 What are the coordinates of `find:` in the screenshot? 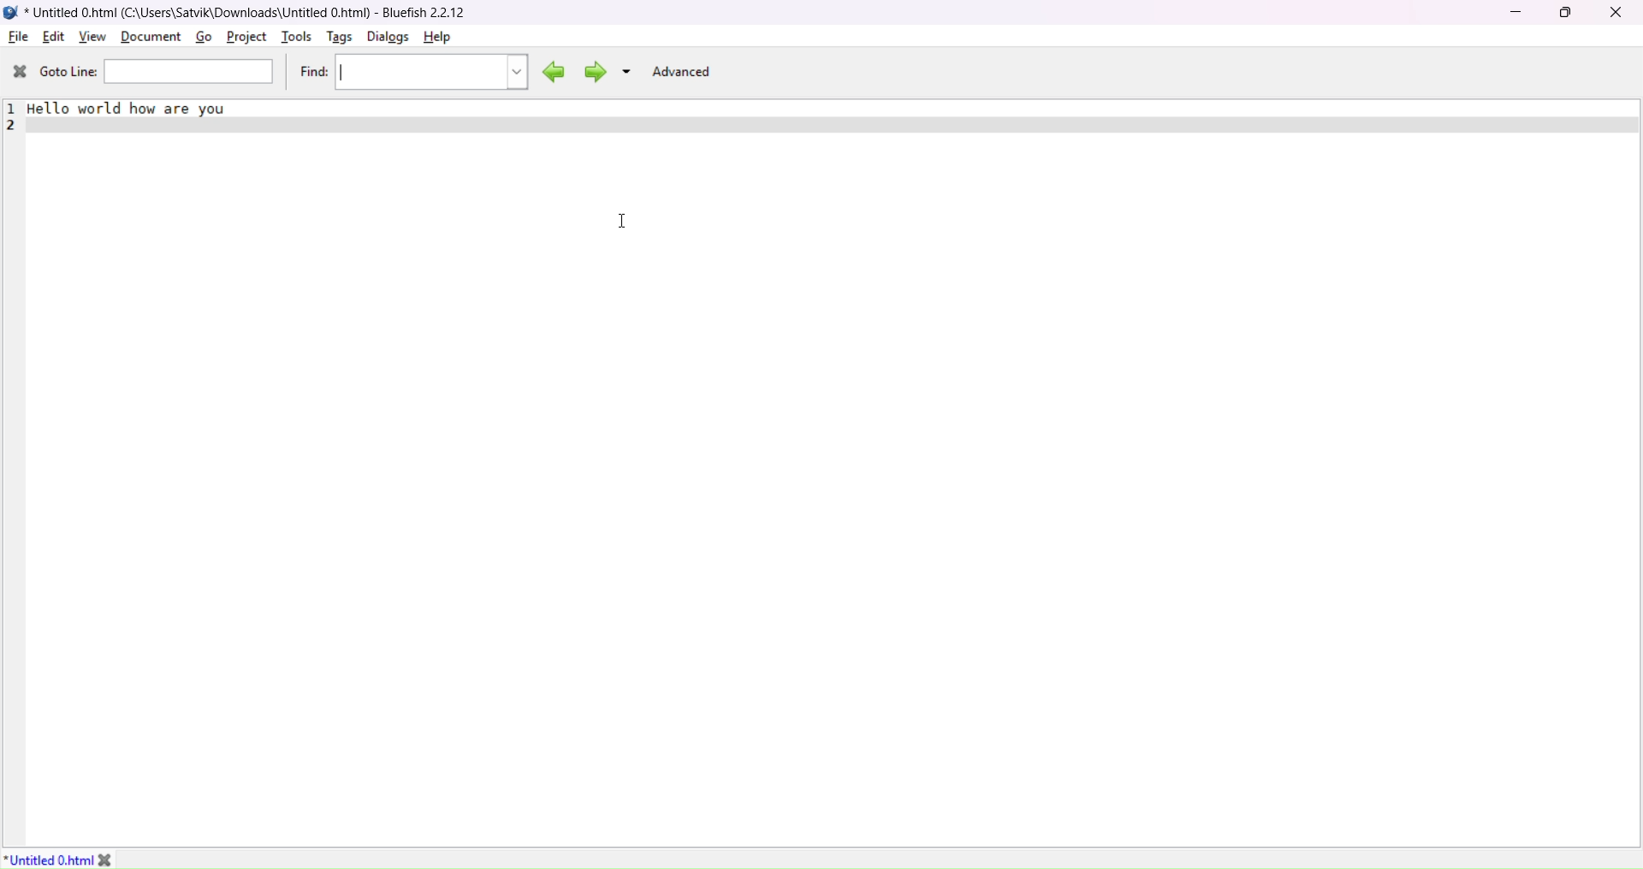 It's located at (313, 74).